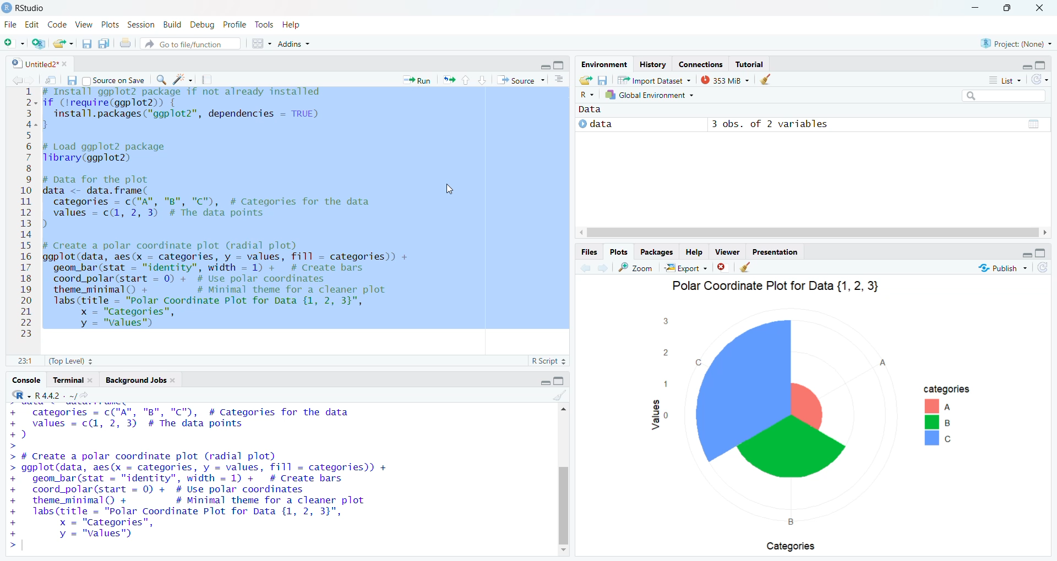 The width and height of the screenshot is (1057, 561). I want to click on * Run, so click(412, 81).